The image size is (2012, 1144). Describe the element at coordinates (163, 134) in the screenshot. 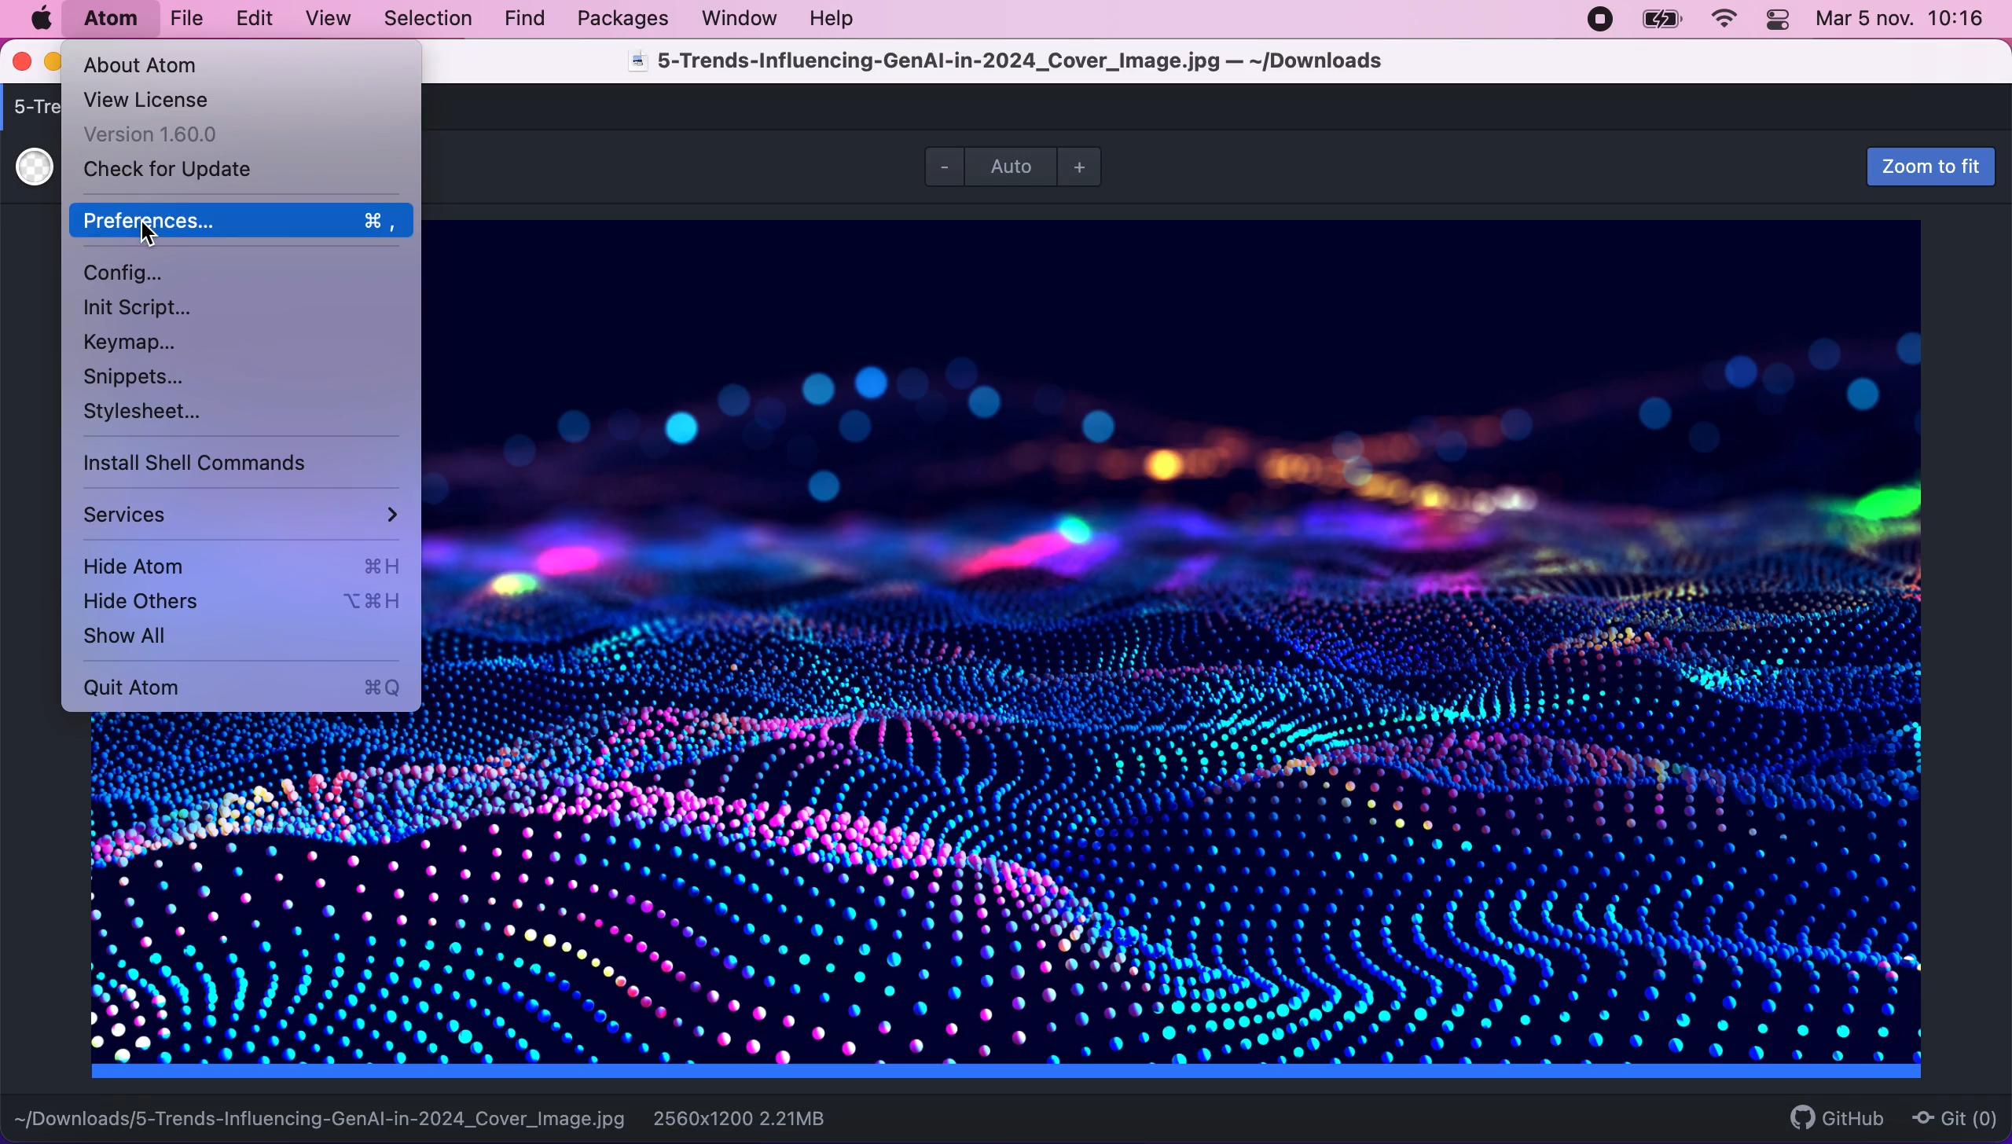

I see `version 1.60.0` at that location.